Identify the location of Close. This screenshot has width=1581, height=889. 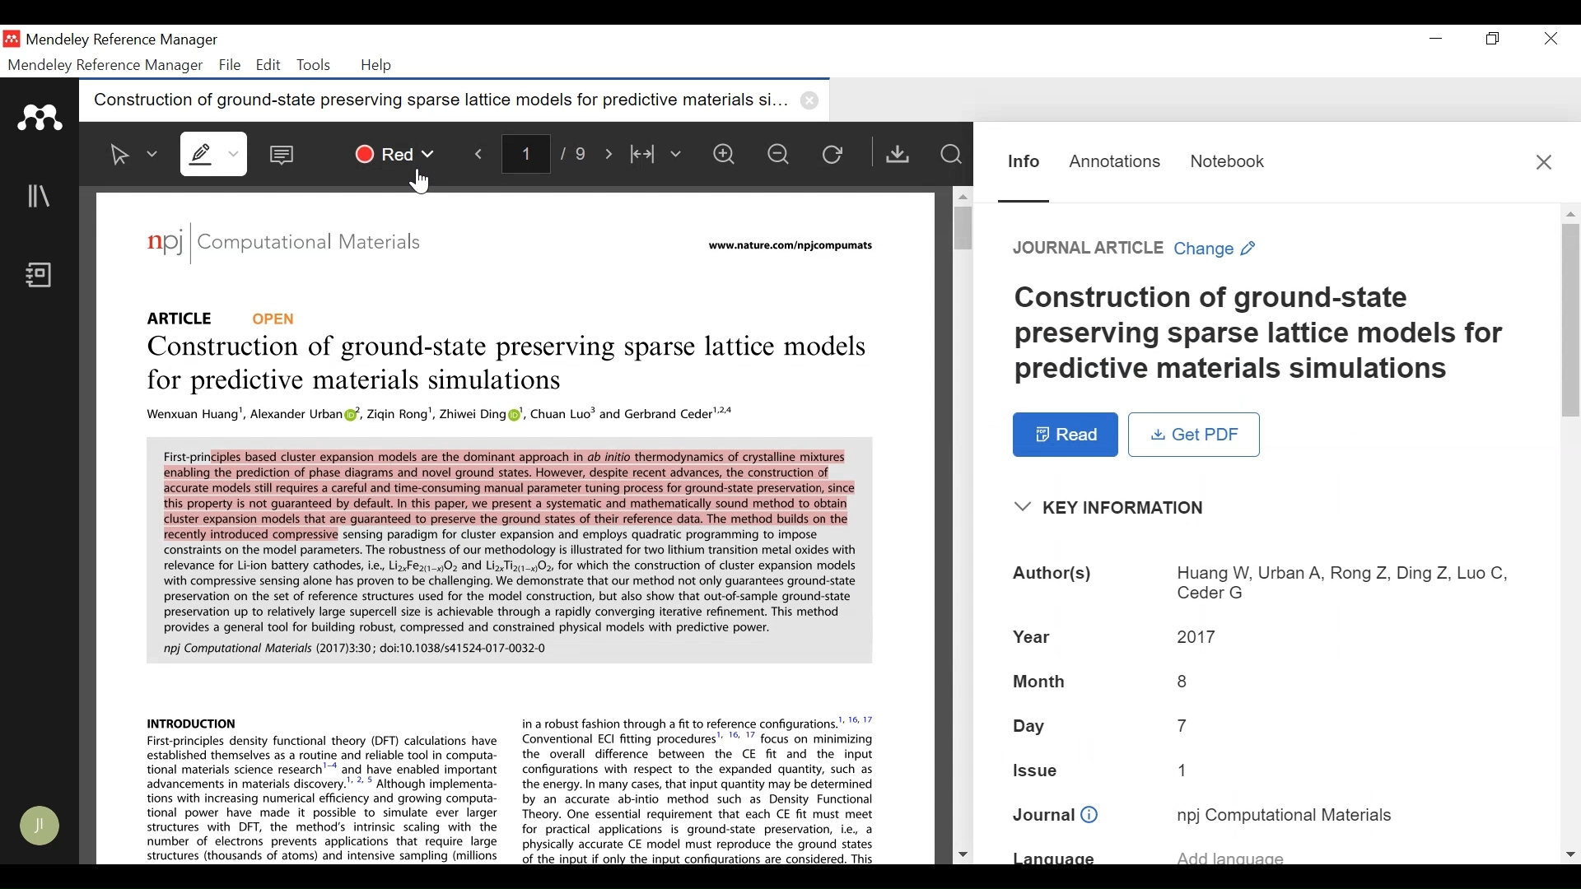
(1542, 161).